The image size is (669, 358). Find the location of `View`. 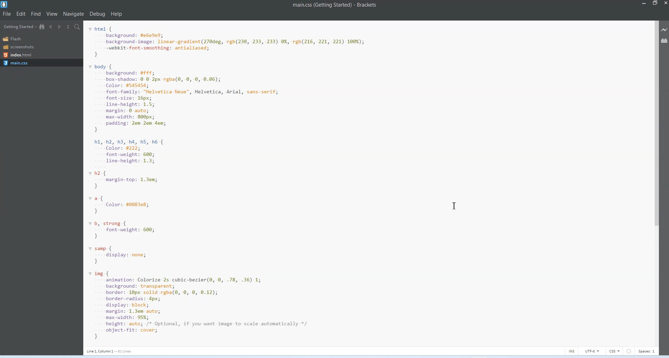

View is located at coordinates (53, 14).